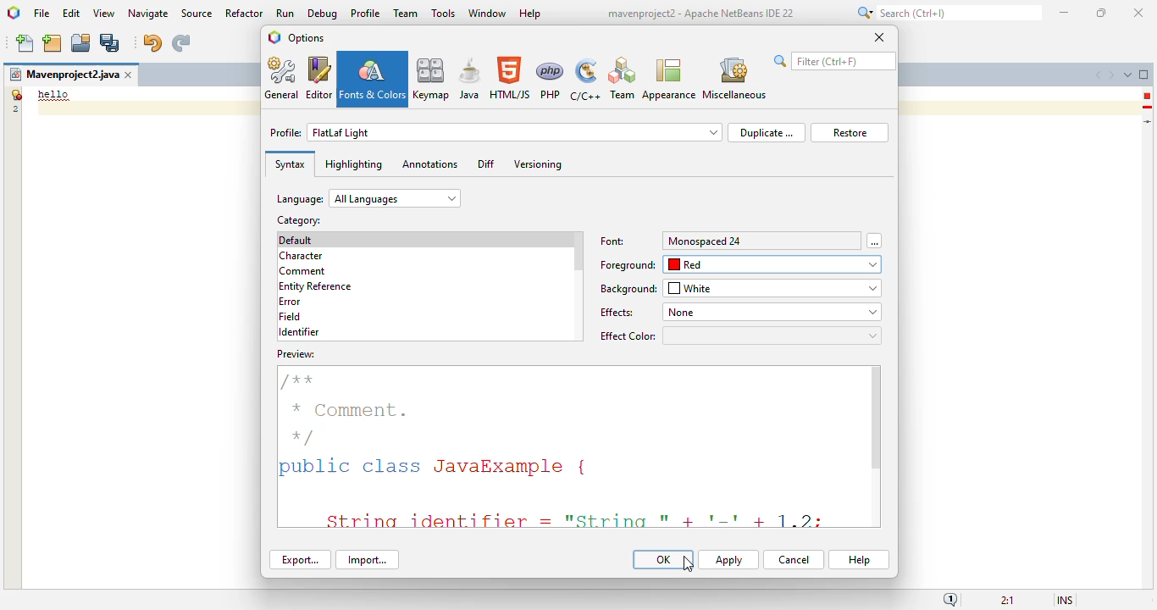  What do you see at coordinates (771, 312) in the screenshot?
I see `none` at bounding box center [771, 312].